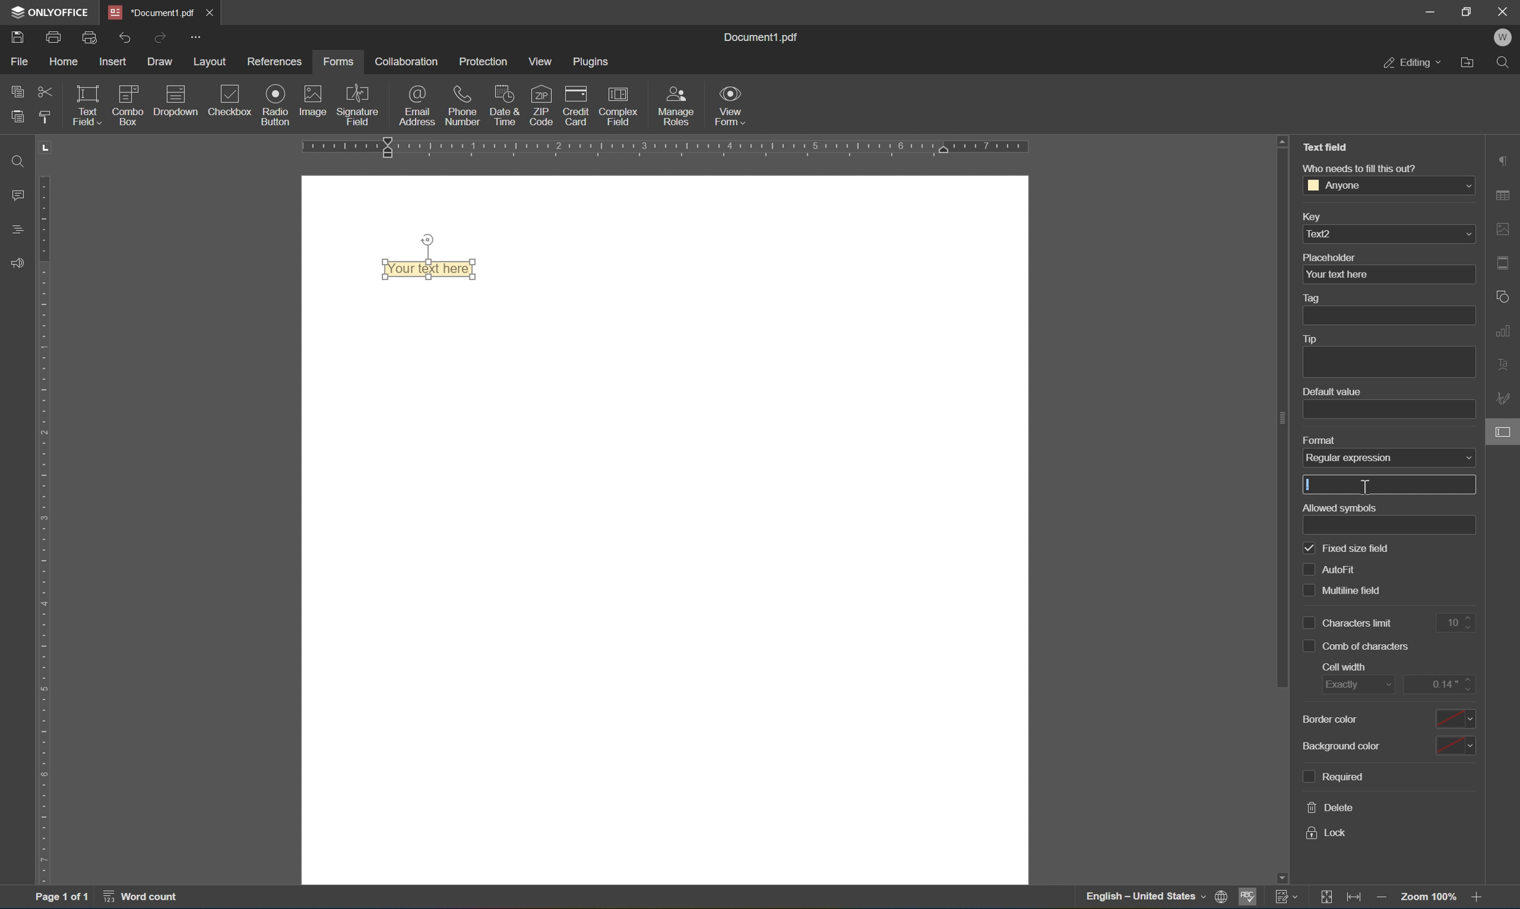  Describe the element at coordinates (1328, 833) in the screenshot. I see `lock` at that location.